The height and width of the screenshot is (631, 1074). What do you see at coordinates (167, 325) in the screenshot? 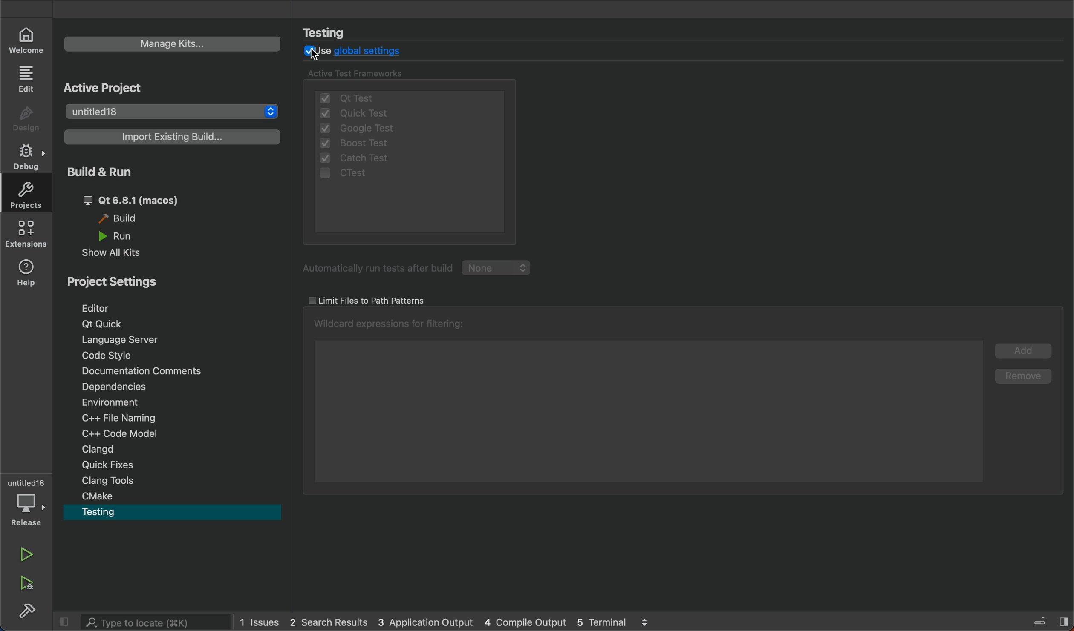
I see `qt quick` at bounding box center [167, 325].